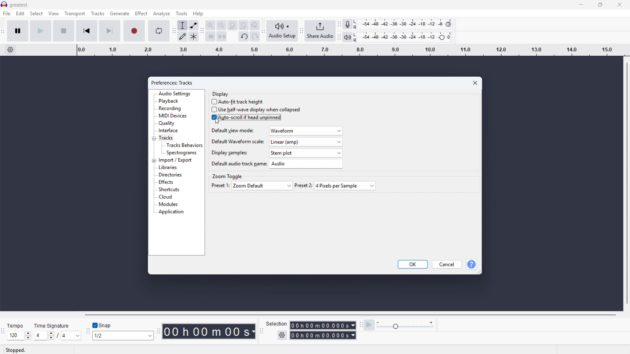 The width and height of the screenshot is (630, 354). I want to click on Shortcuts , so click(170, 189).